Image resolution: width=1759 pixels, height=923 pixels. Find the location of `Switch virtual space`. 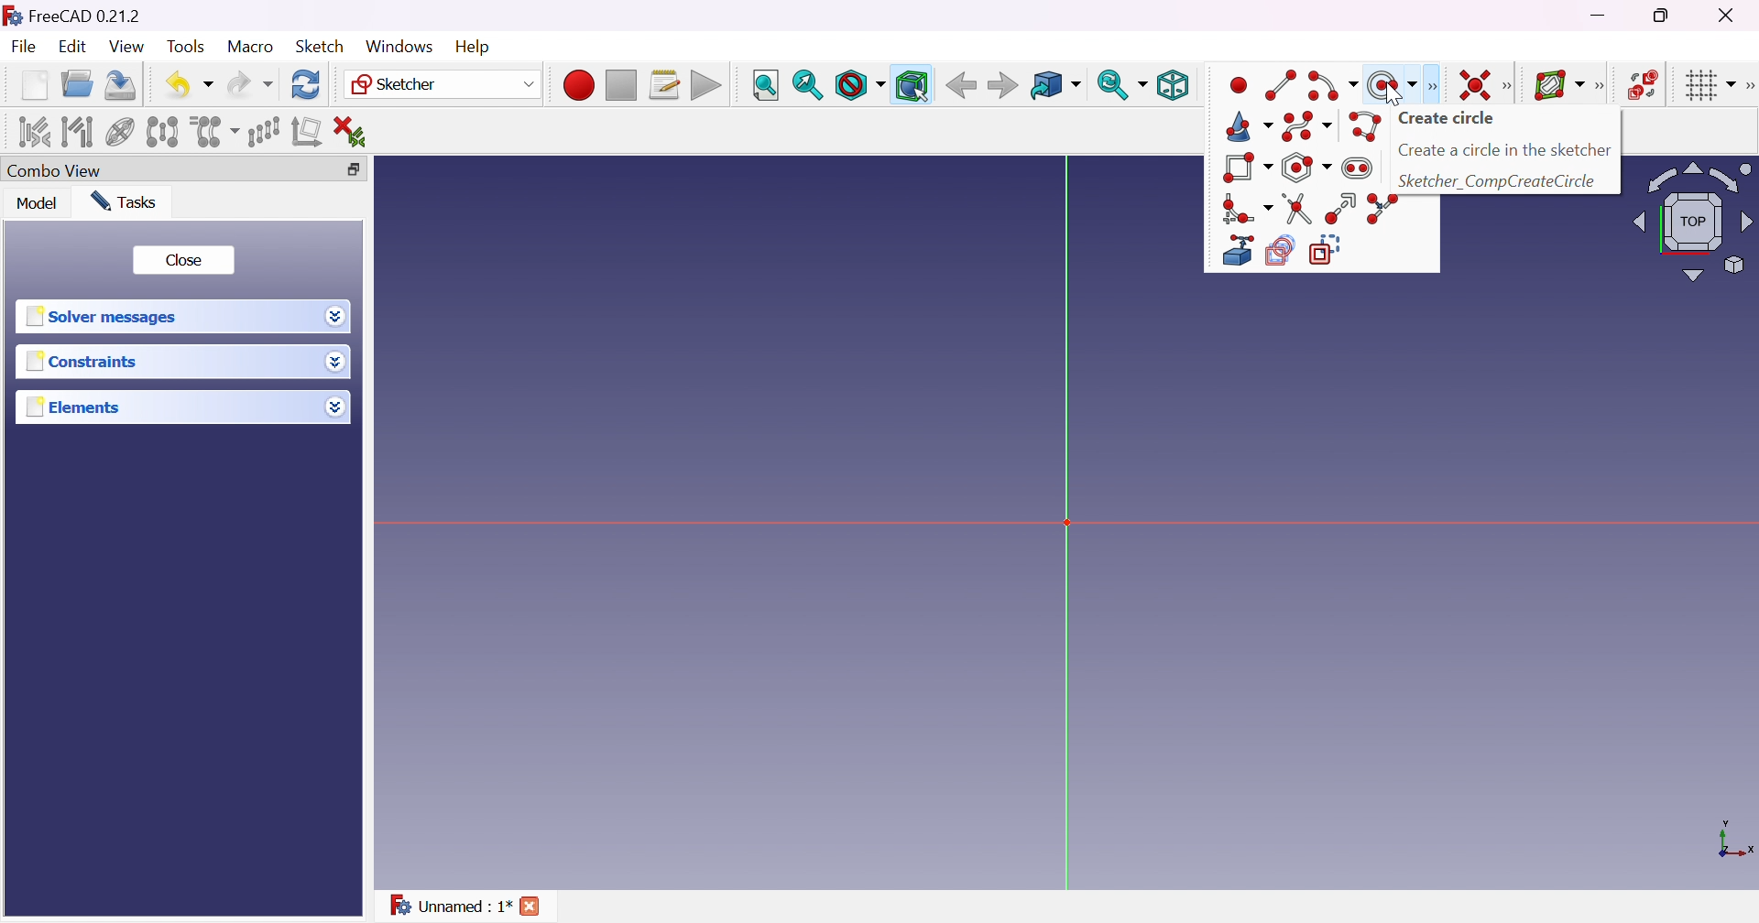

Switch virtual space is located at coordinates (1644, 84).